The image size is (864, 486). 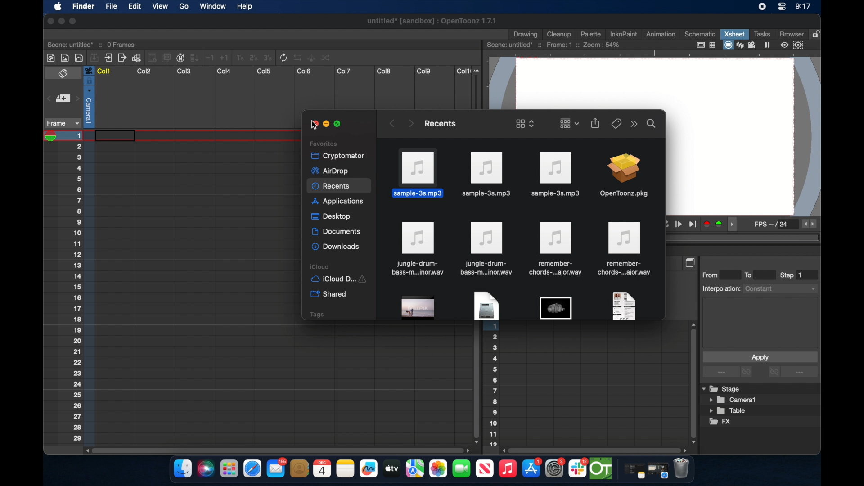 What do you see at coordinates (325, 124) in the screenshot?
I see `minimize` at bounding box center [325, 124].